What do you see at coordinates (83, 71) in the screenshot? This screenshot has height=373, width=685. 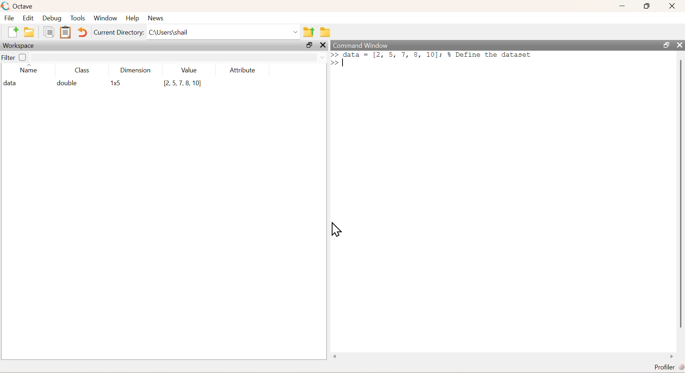 I see `class` at bounding box center [83, 71].